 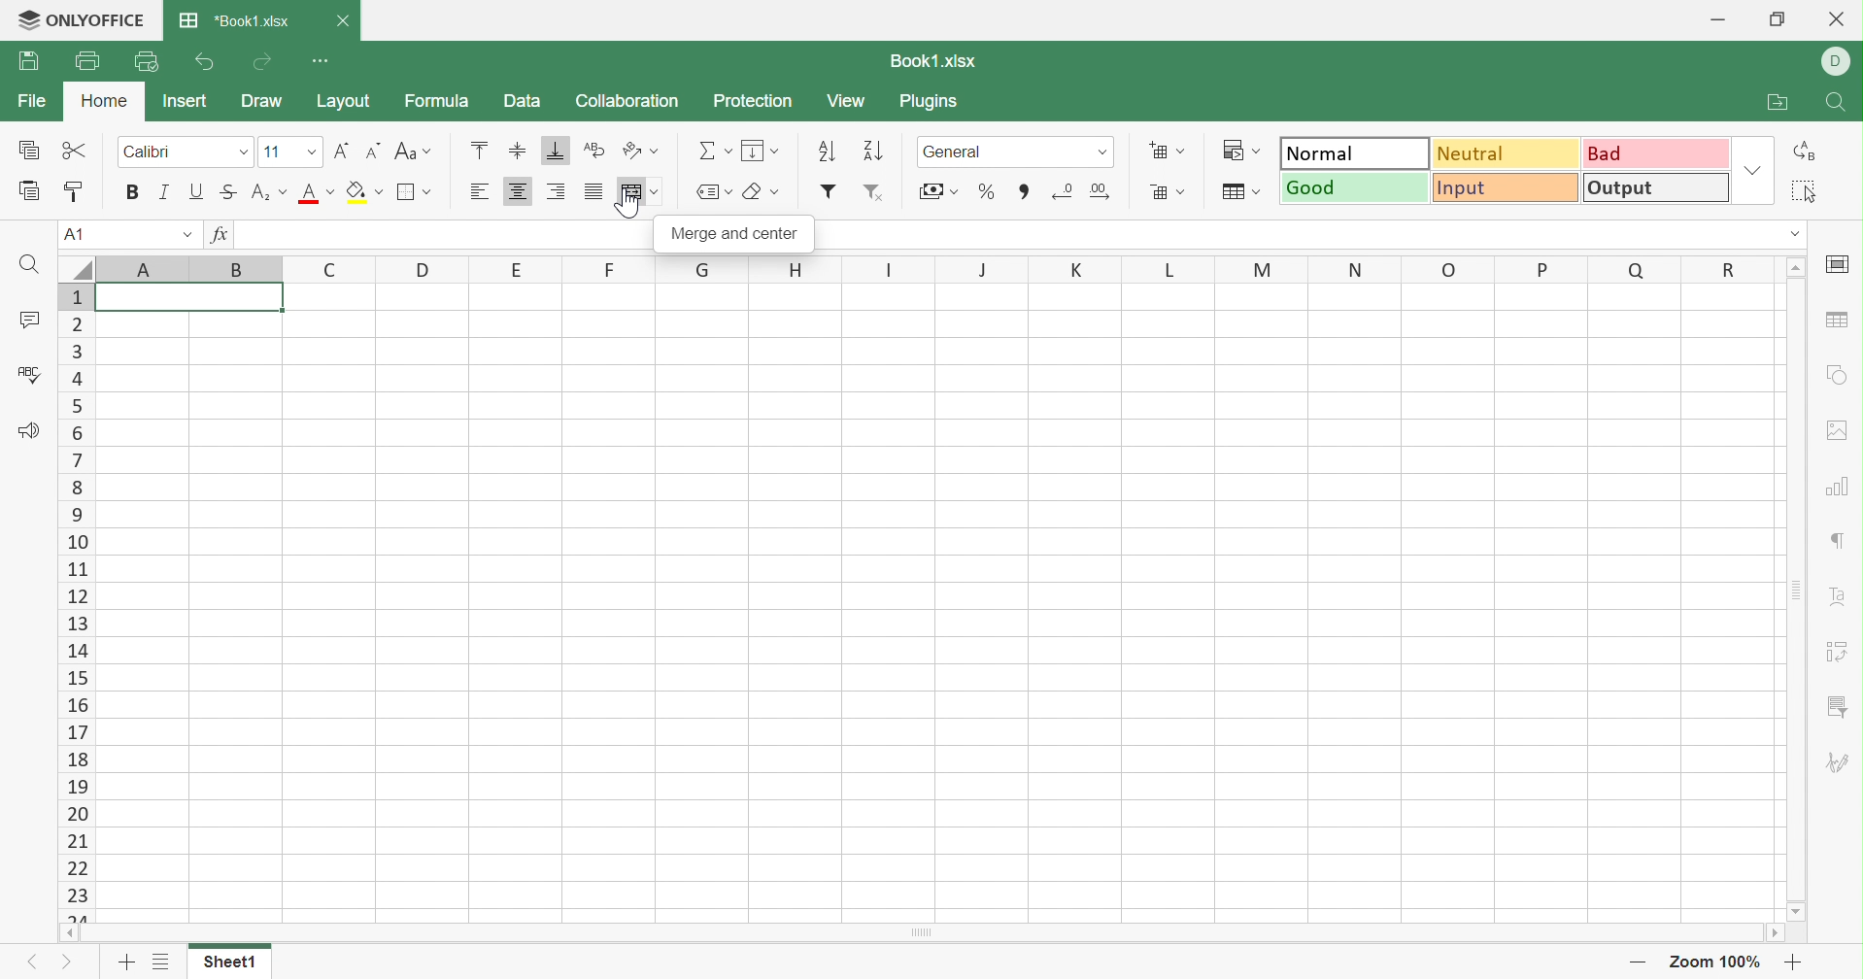 I want to click on Close, so click(x=351, y=22).